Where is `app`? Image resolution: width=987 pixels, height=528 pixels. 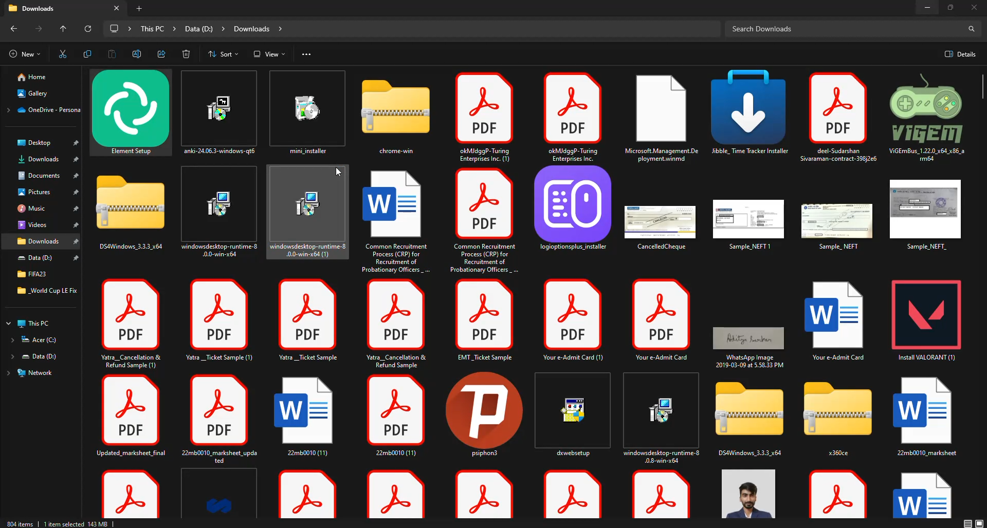
app is located at coordinates (136, 112).